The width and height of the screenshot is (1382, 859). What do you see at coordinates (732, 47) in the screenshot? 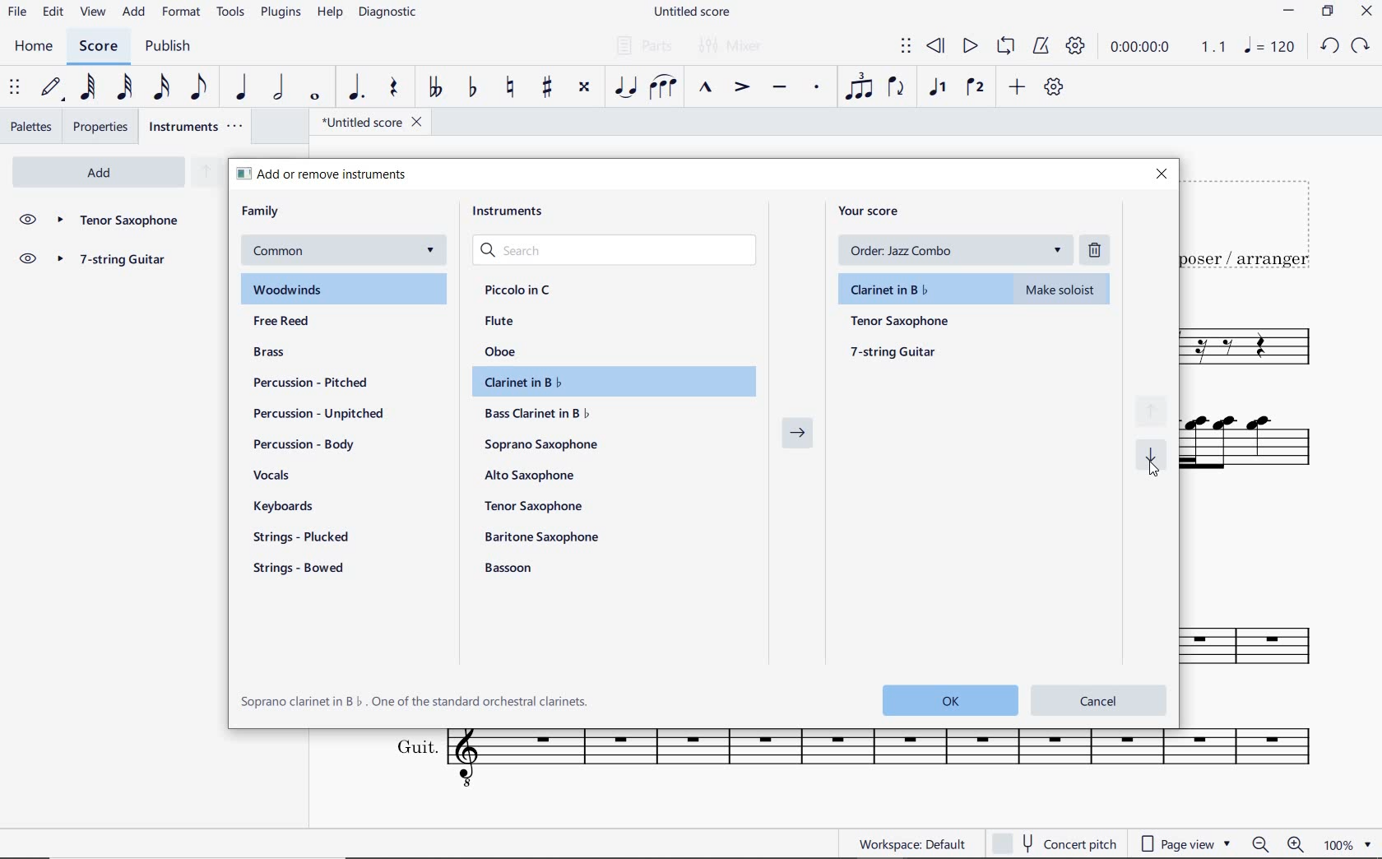
I see `MIXER` at bounding box center [732, 47].